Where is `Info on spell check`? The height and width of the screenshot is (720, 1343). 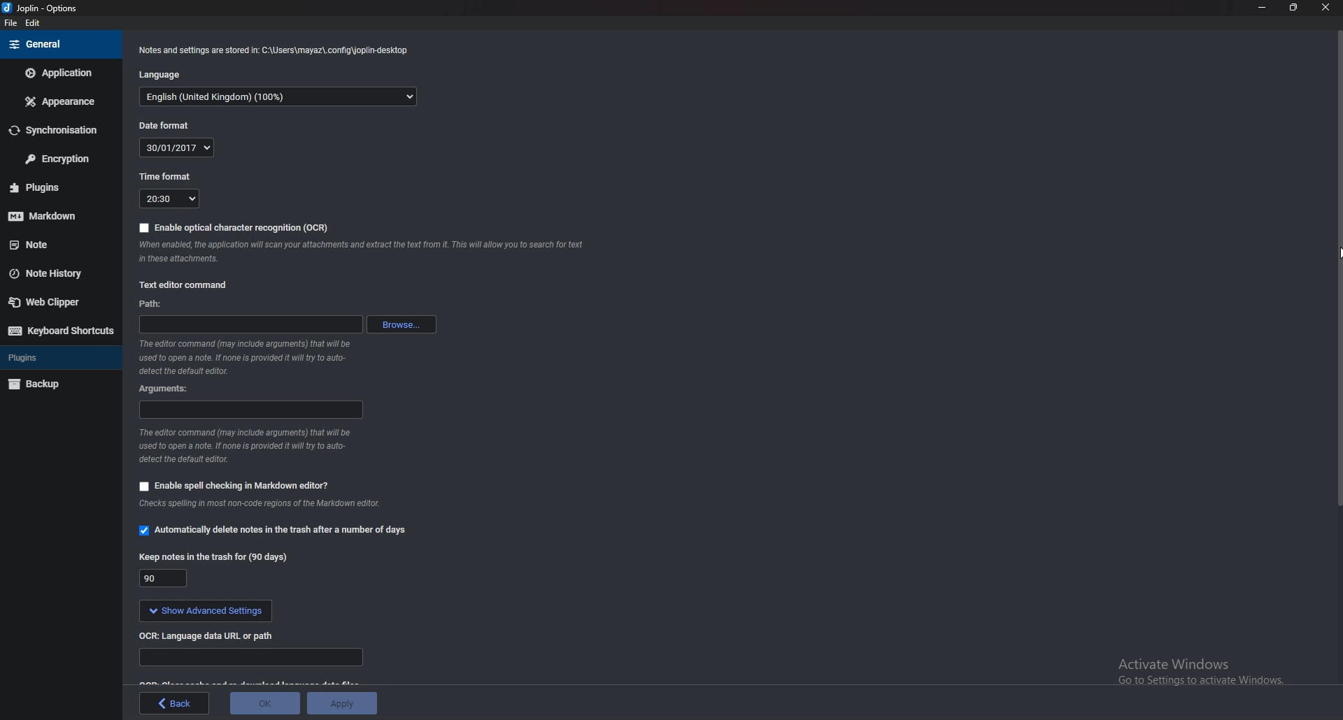
Info on spell check is located at coordinates (262, 503).